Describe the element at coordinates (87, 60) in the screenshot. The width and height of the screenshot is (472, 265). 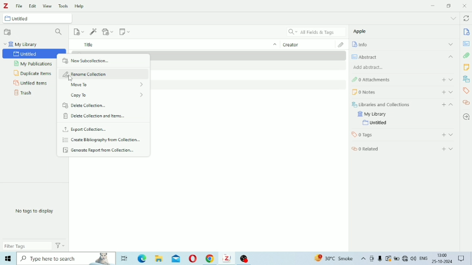
I see `New Subcollection...` at that location.